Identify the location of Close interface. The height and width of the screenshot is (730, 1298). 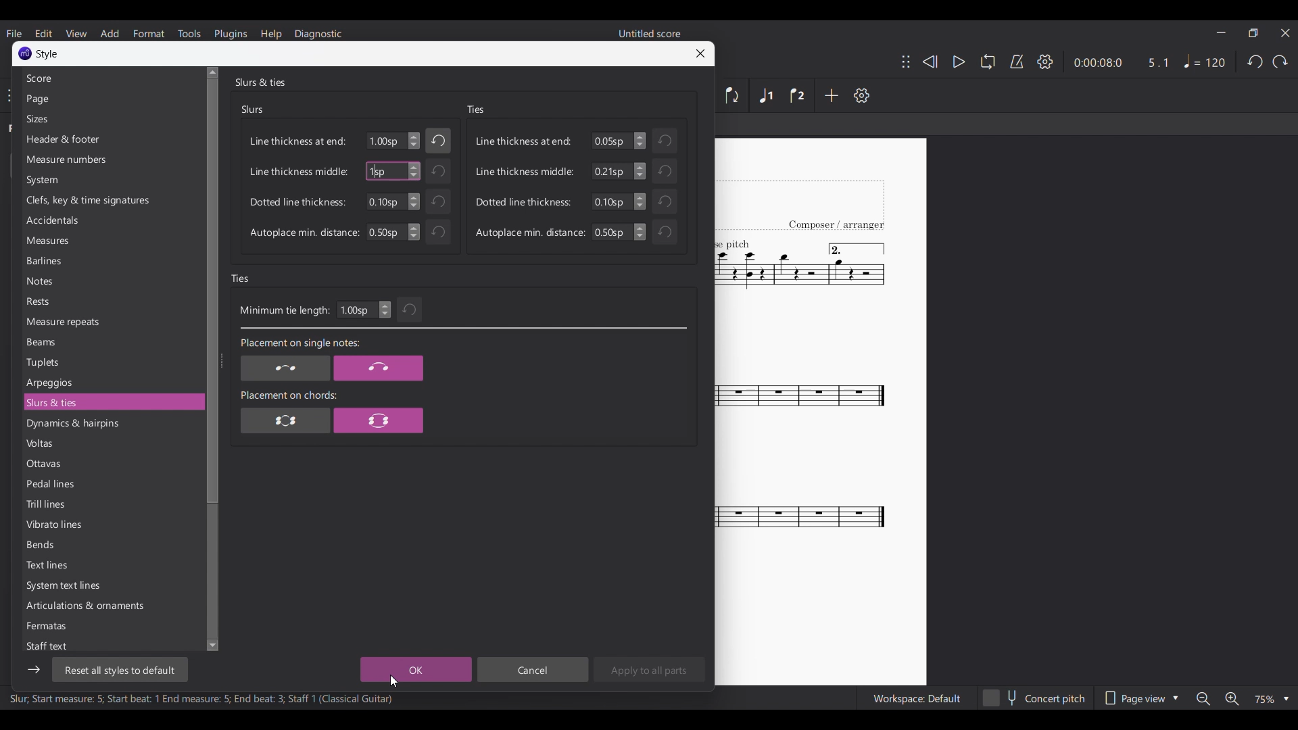
(1286, 33).